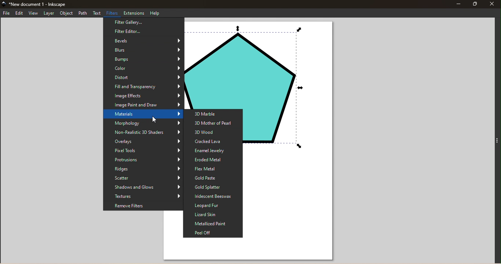  I want to click on Eroded Metal, so click(213, 160).